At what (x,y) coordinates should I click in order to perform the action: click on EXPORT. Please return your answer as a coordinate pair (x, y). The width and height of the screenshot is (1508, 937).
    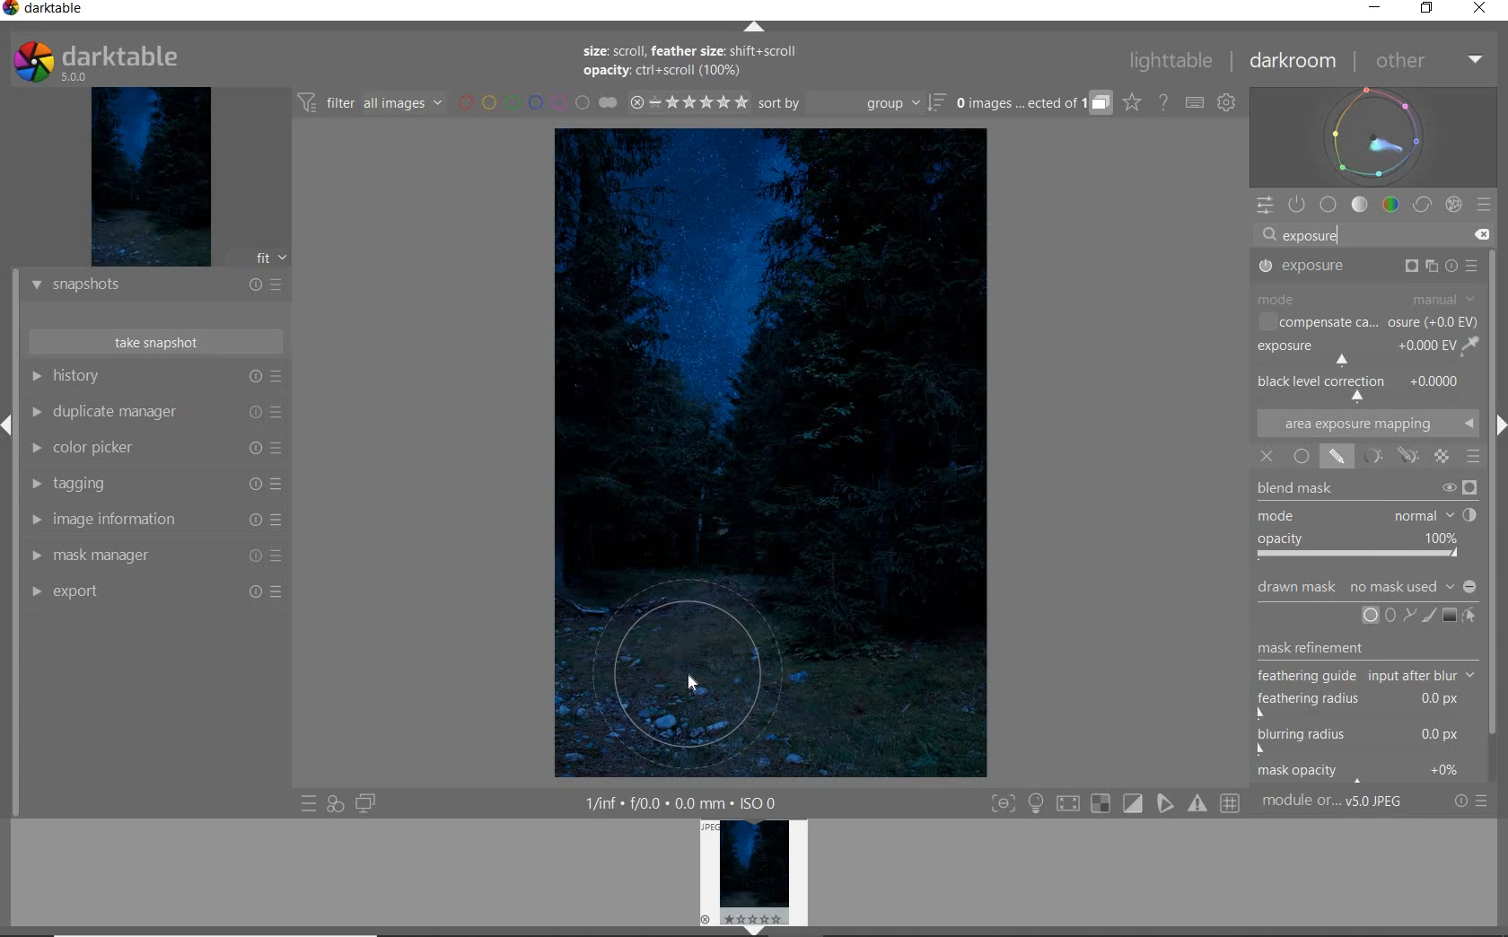
    Looking at the image, I should click on (155, 593).